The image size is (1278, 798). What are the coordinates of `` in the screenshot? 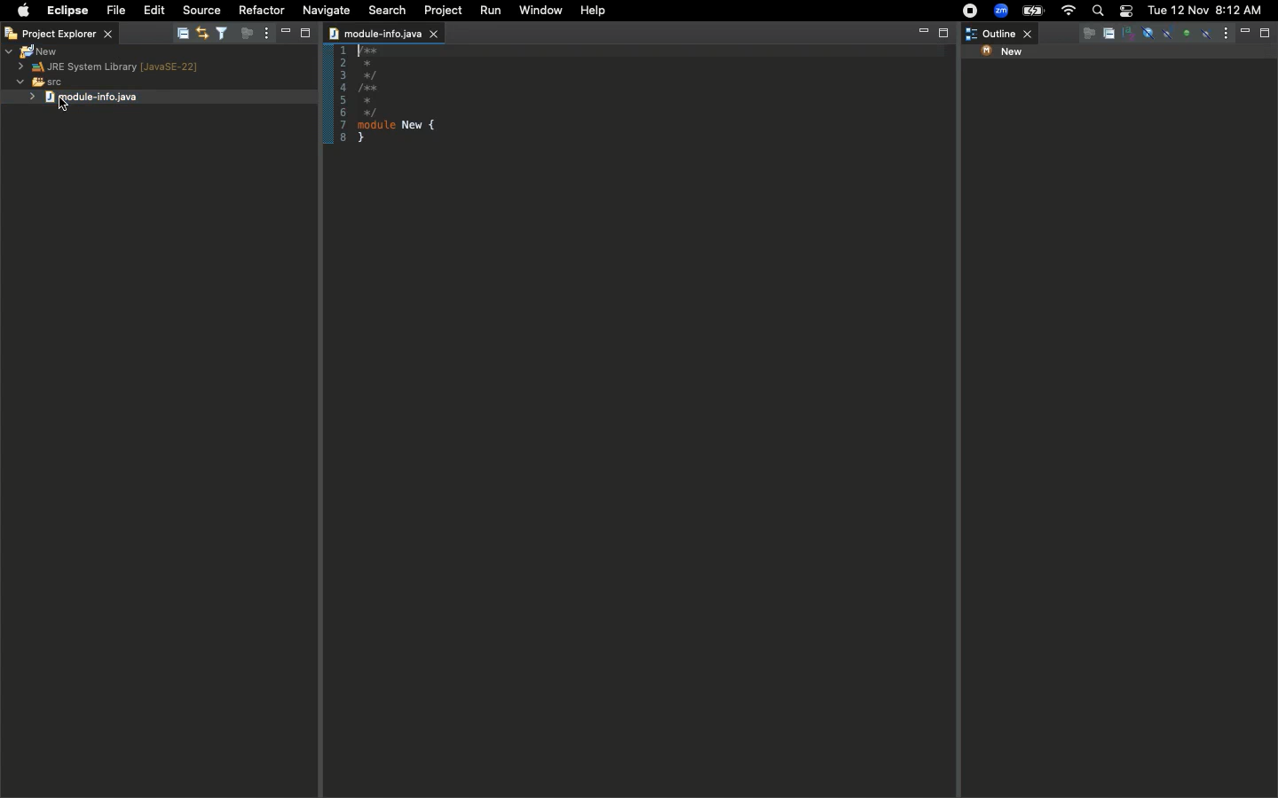 It's located at (1168, 32).